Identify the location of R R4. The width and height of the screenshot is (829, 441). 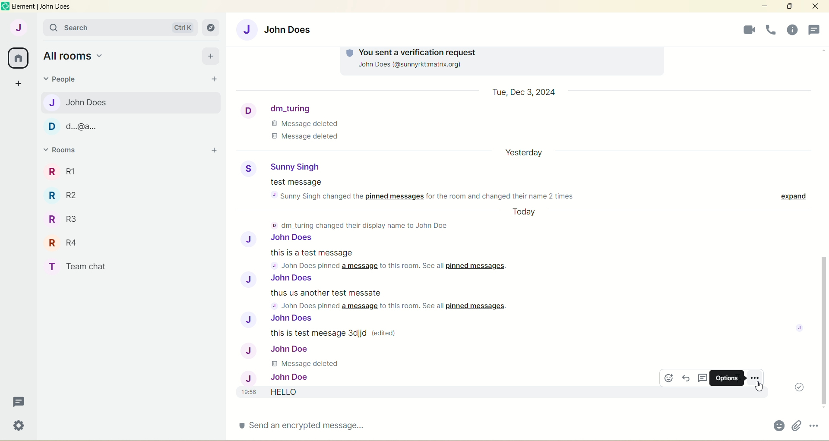
(64, 243).